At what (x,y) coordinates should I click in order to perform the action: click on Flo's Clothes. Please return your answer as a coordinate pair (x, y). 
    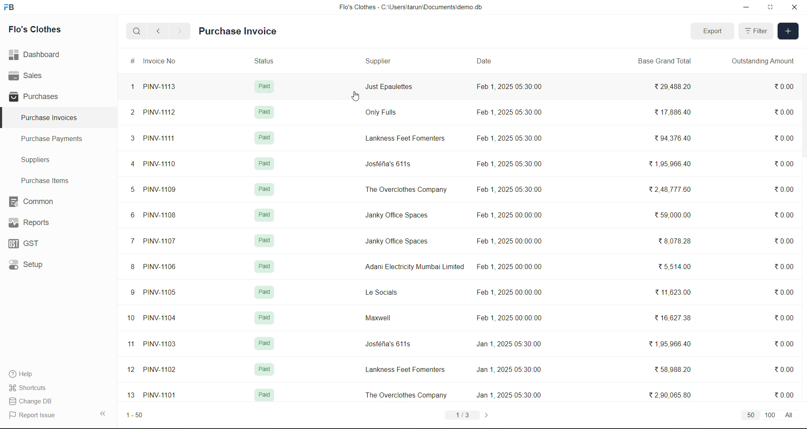
    Looking at the image, I should click on (40, 31).